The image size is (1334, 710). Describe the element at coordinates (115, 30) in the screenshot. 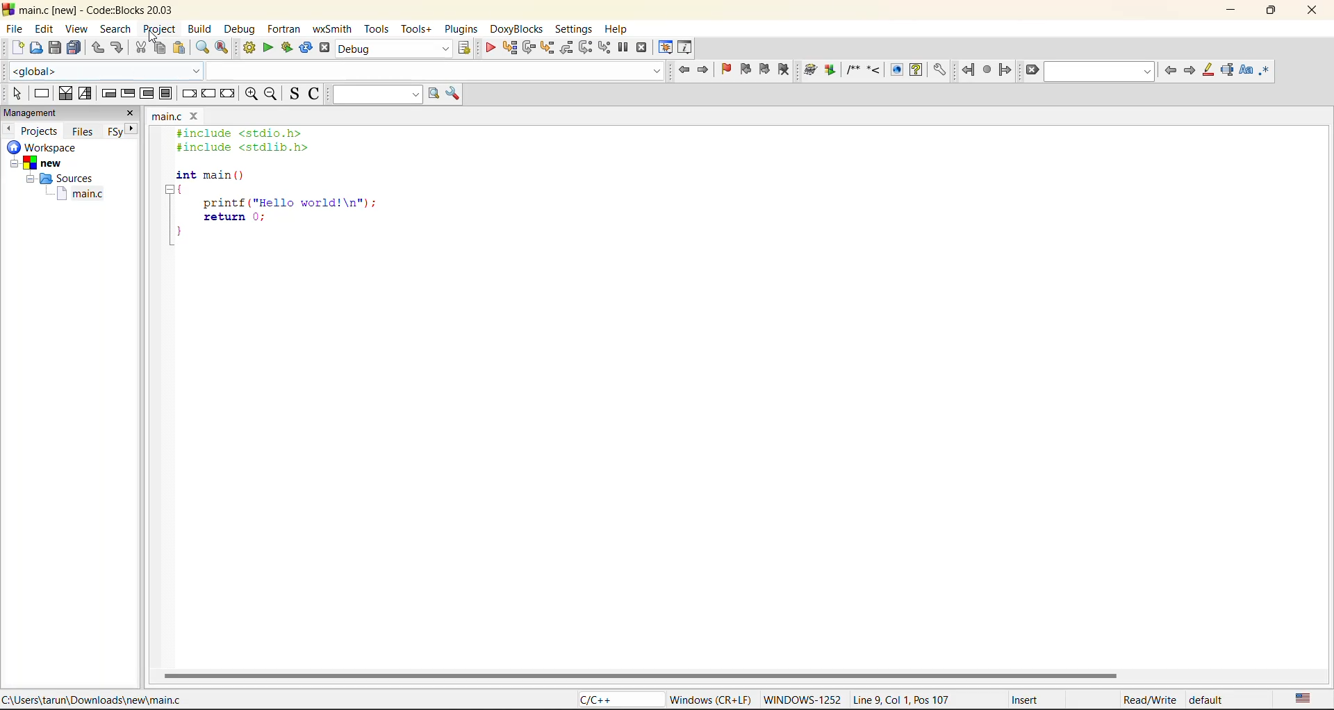

I see `search` at that location.